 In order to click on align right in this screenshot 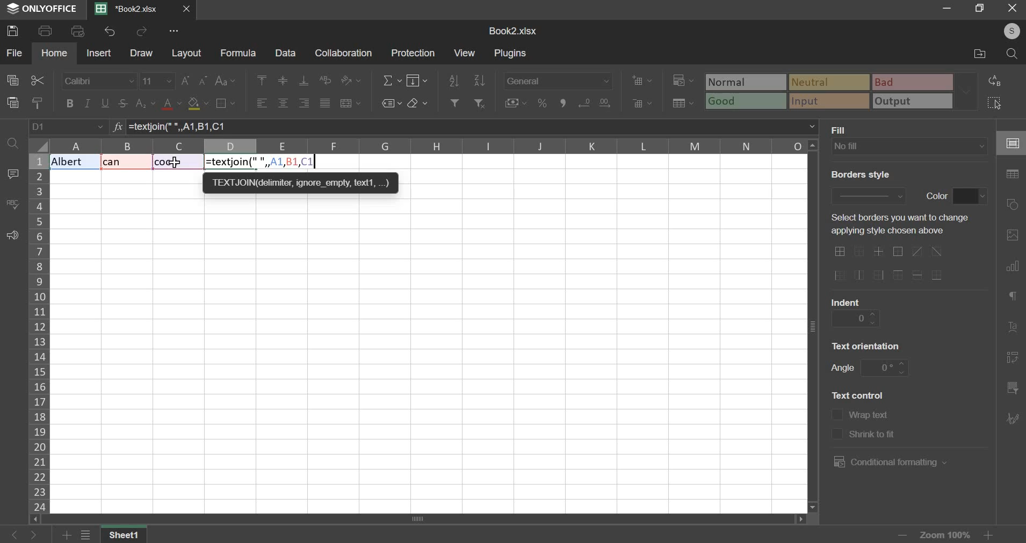, I will do `click(305, 103)`.